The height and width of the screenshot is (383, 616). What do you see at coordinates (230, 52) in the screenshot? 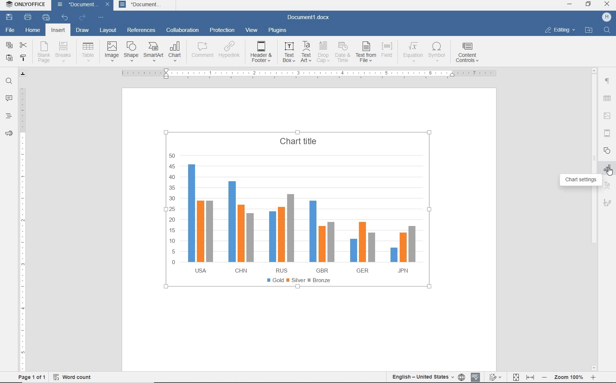
I see `hyperlink` at bounding box center [230, 52].